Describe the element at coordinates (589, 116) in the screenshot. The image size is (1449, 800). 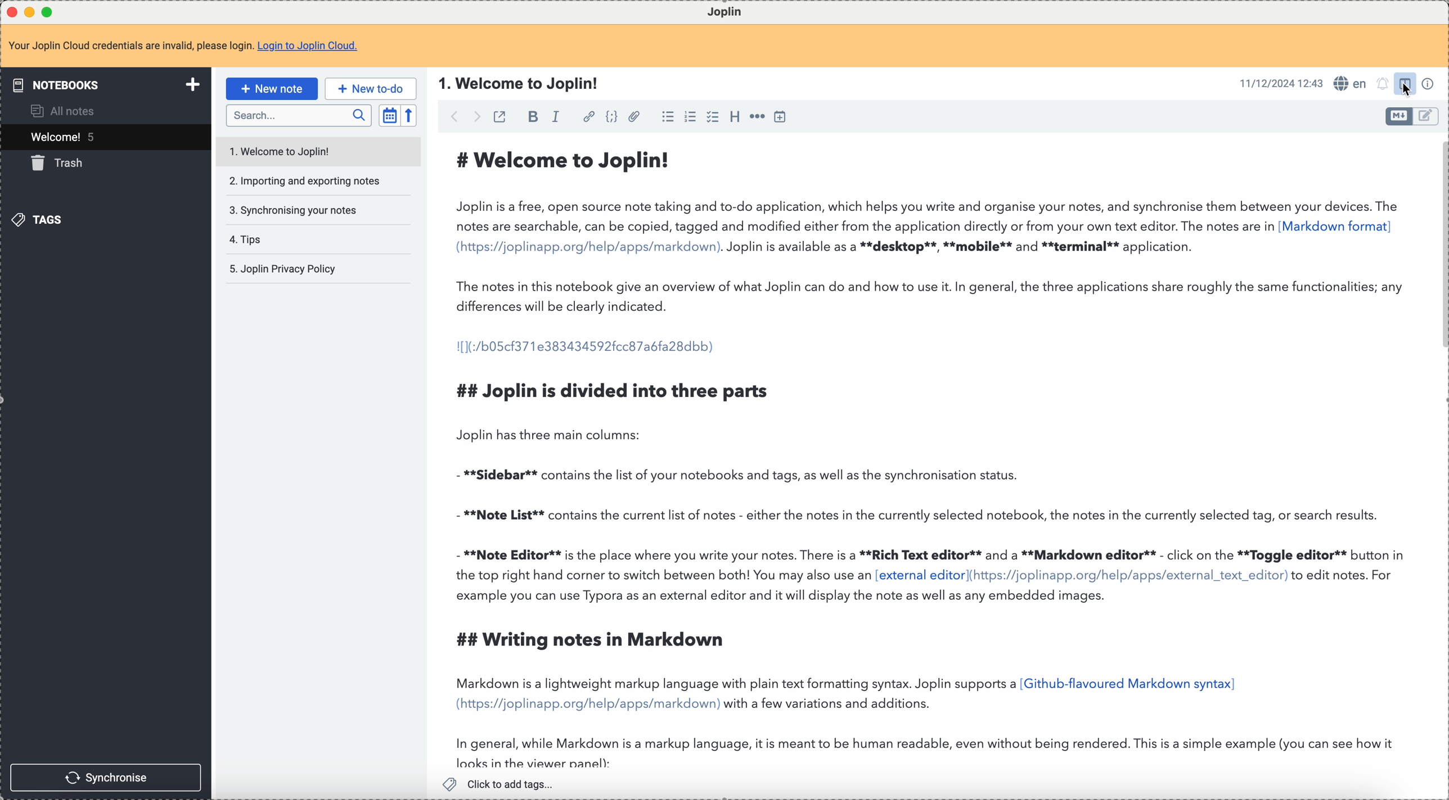
I see `hyperlink` at that location.